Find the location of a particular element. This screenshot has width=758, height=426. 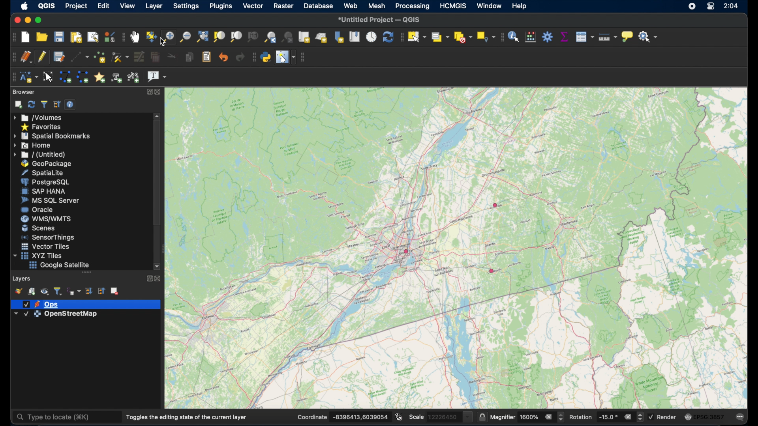

new annotation layer is located at coordinates (30, 77).